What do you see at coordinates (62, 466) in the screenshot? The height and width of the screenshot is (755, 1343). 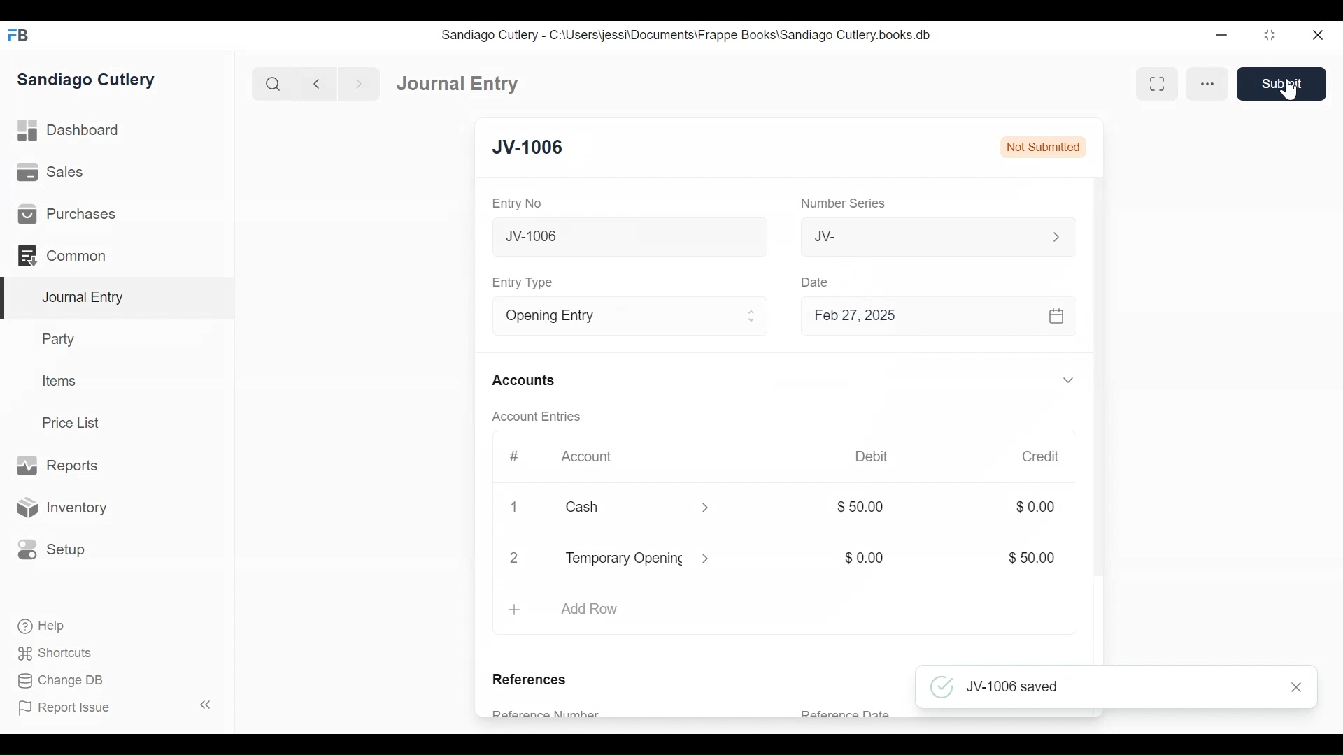 I see `Reports` at bounding box center [62, 466].